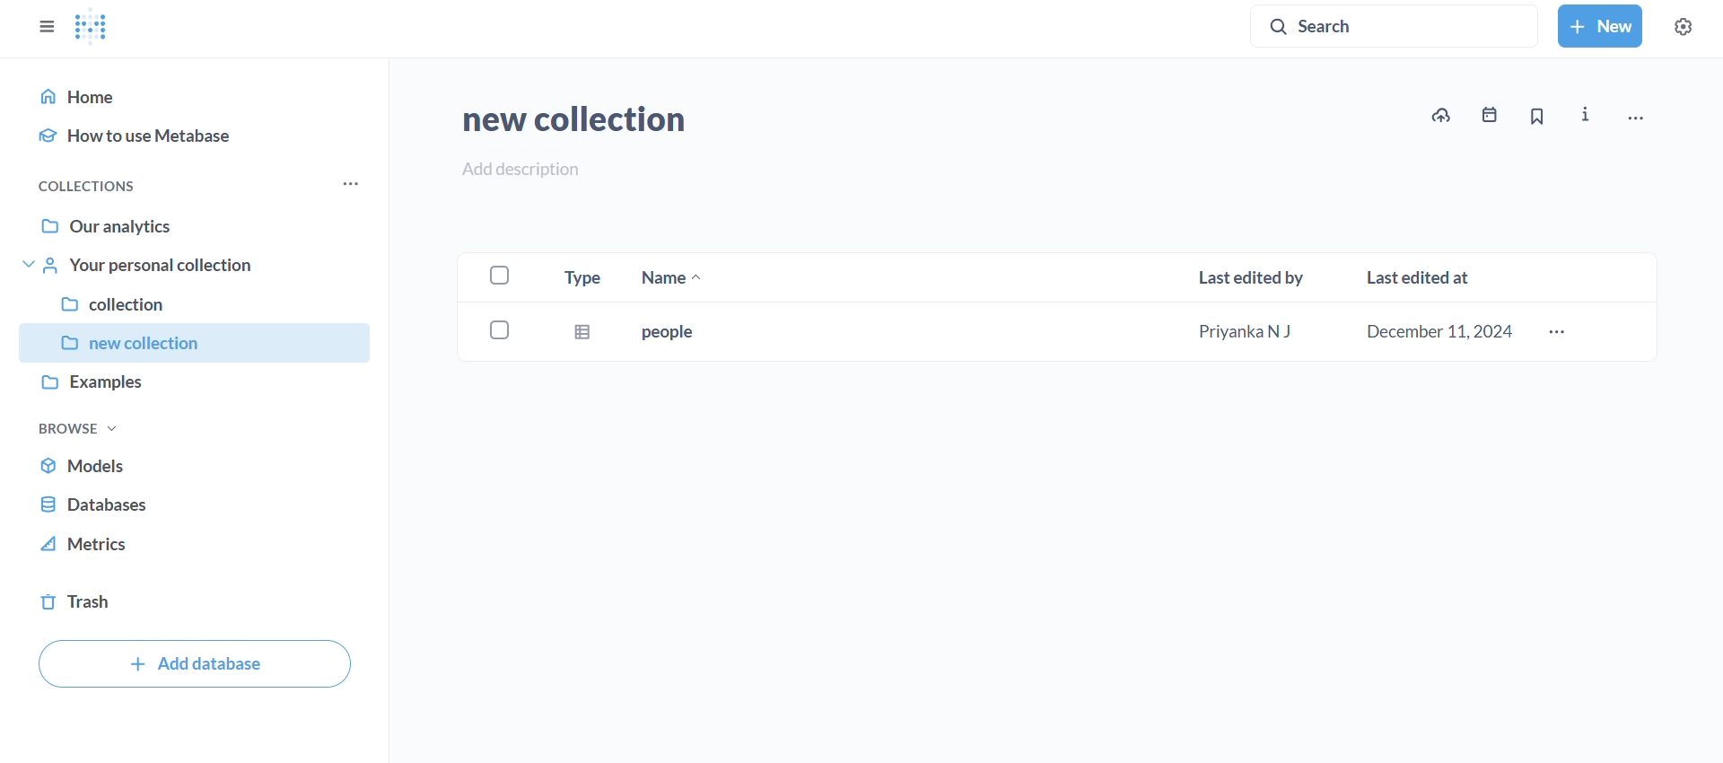 The image size is (1723, 763). Describe the element at coordinates (94, 28) in the screenshot. I see `logo` at that location.